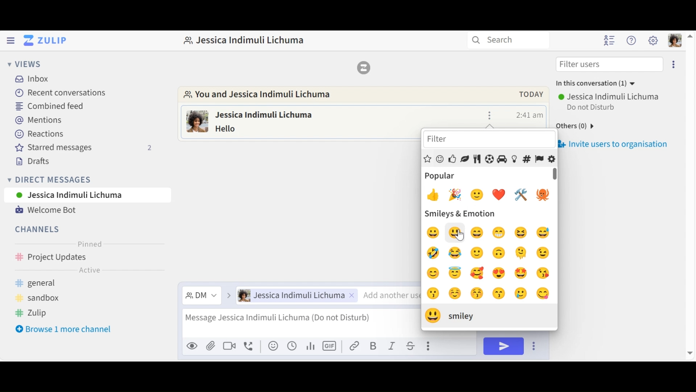 The width and height of the screenshot is (696, 392). I want to click on Views, so click(22, 63).